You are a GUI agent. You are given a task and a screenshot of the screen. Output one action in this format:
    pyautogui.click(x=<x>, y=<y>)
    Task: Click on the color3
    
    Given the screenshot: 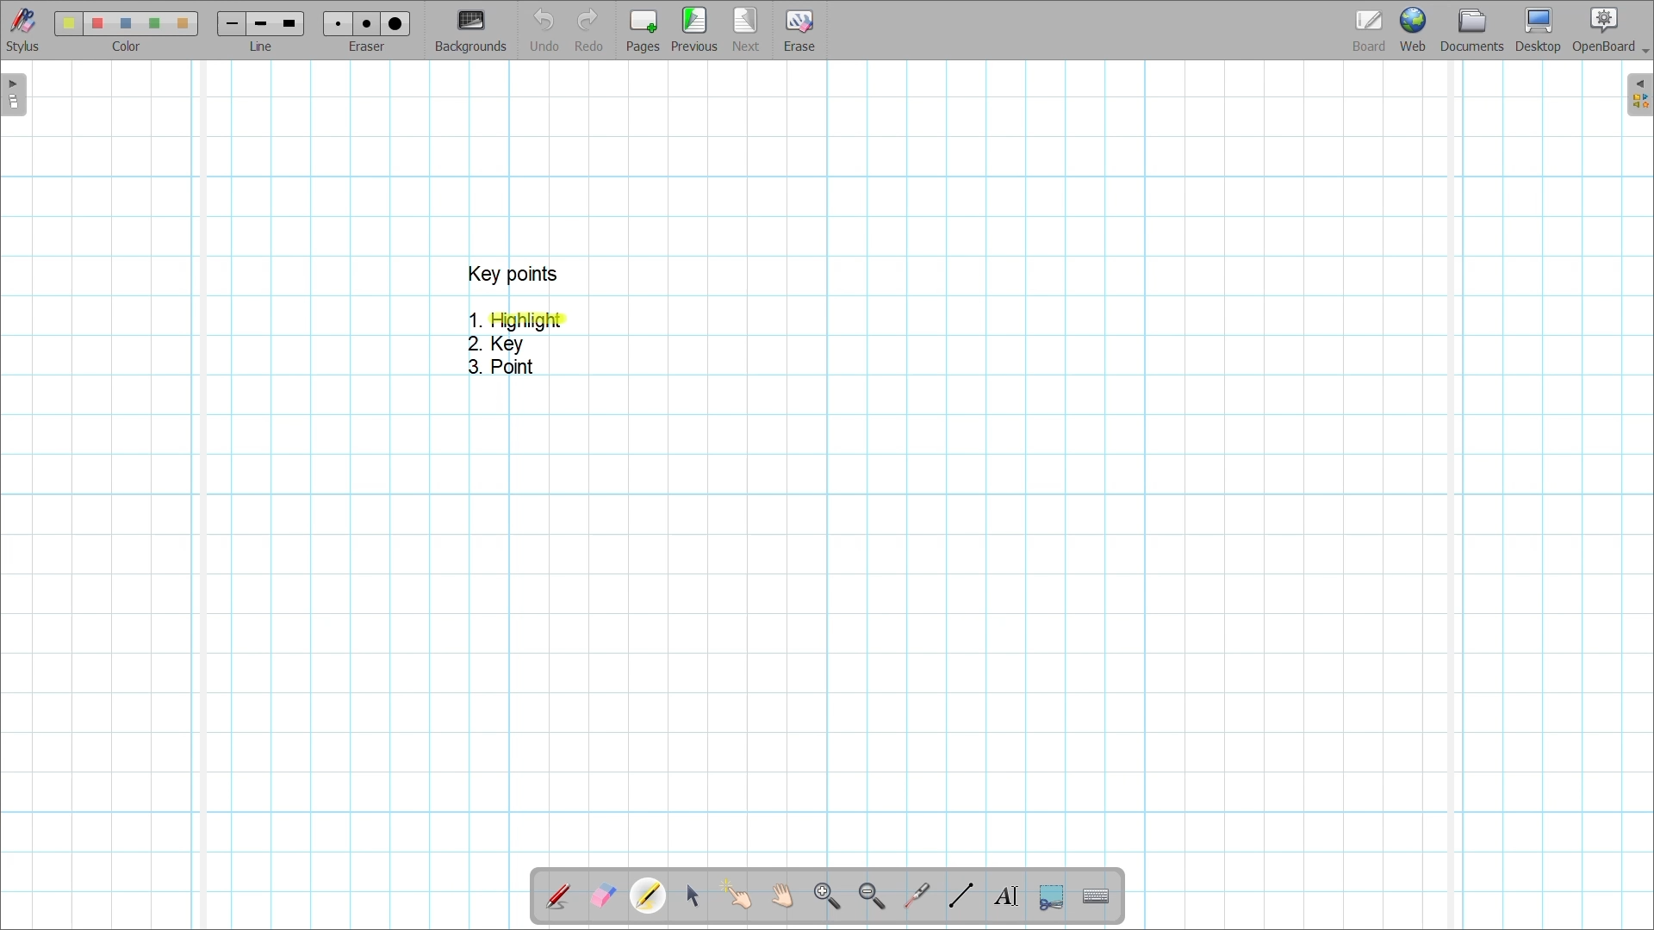 What is the action you would take?
    pyautogui.click(x=127, y=24)
    